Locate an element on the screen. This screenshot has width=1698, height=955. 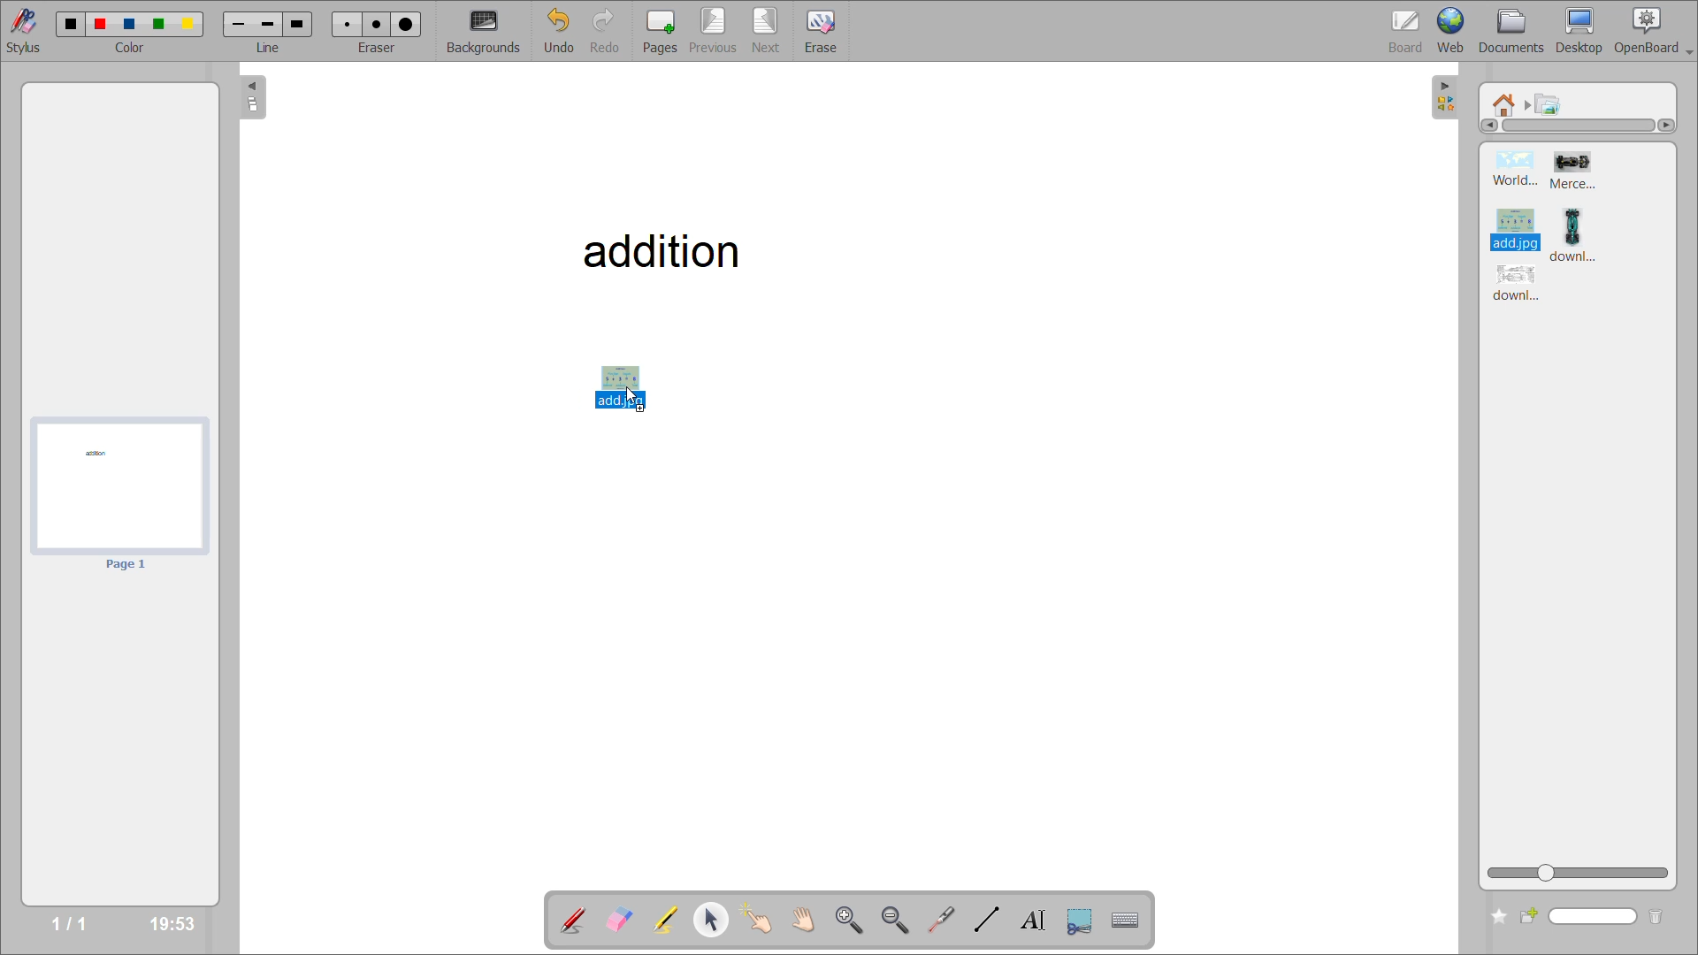
web is located at coordinates (1455, 28).